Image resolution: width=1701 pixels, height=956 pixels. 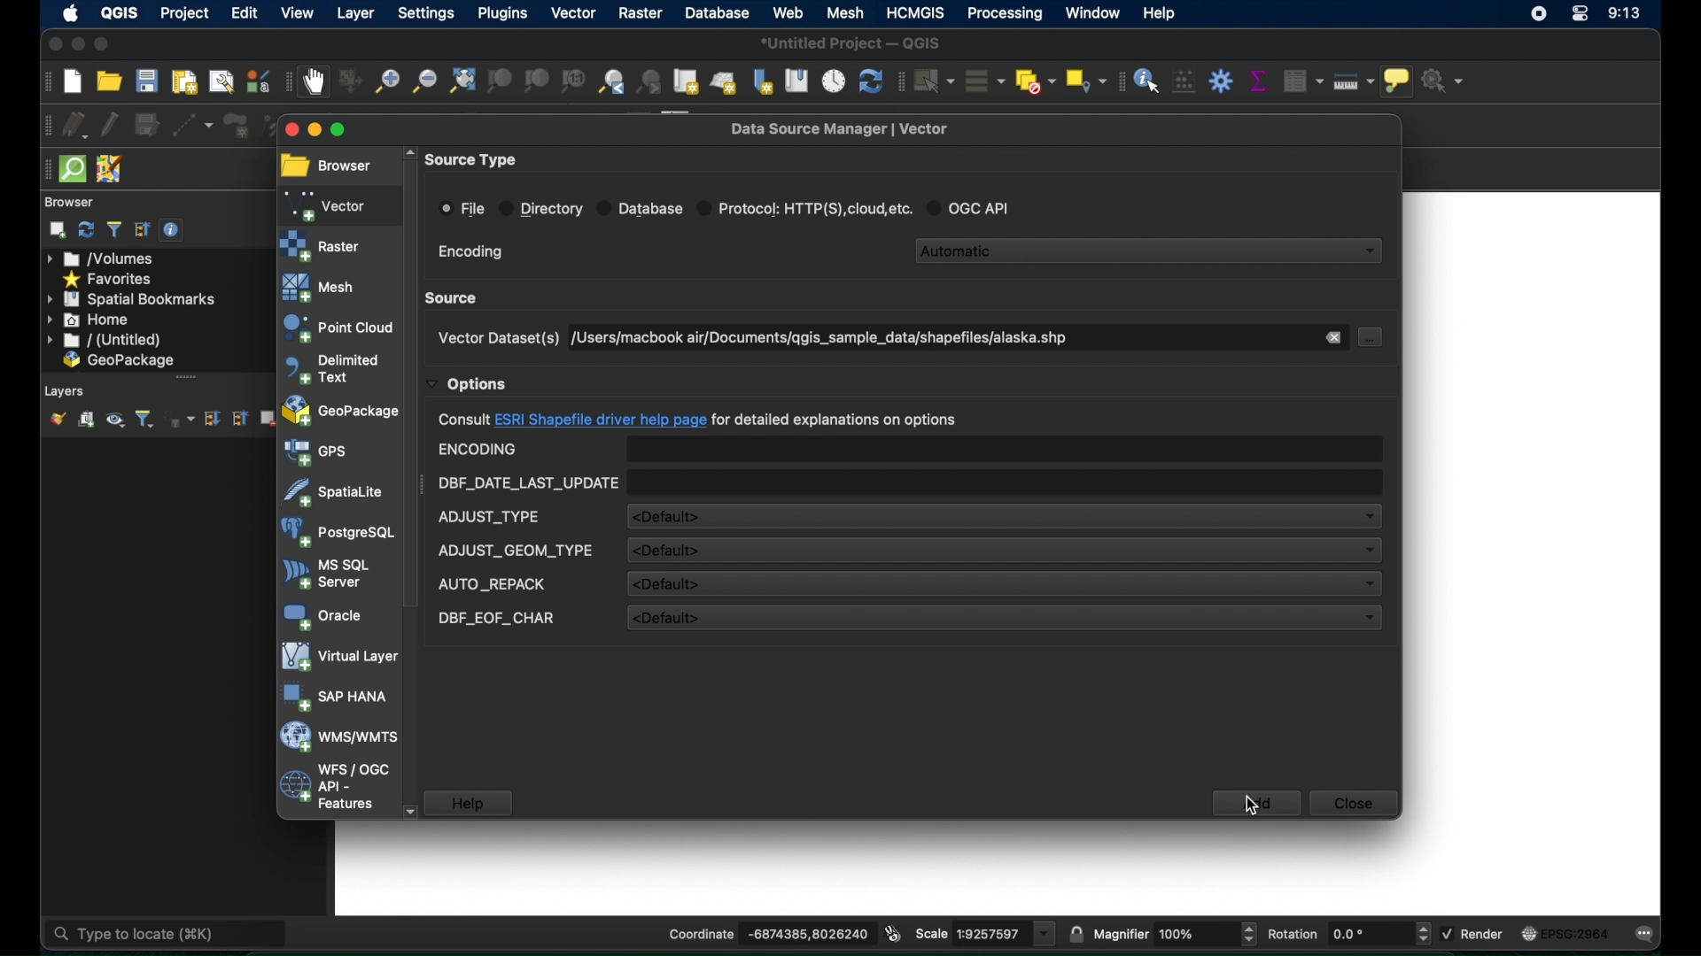 I want to click on save project, so click(x=148, y=82).